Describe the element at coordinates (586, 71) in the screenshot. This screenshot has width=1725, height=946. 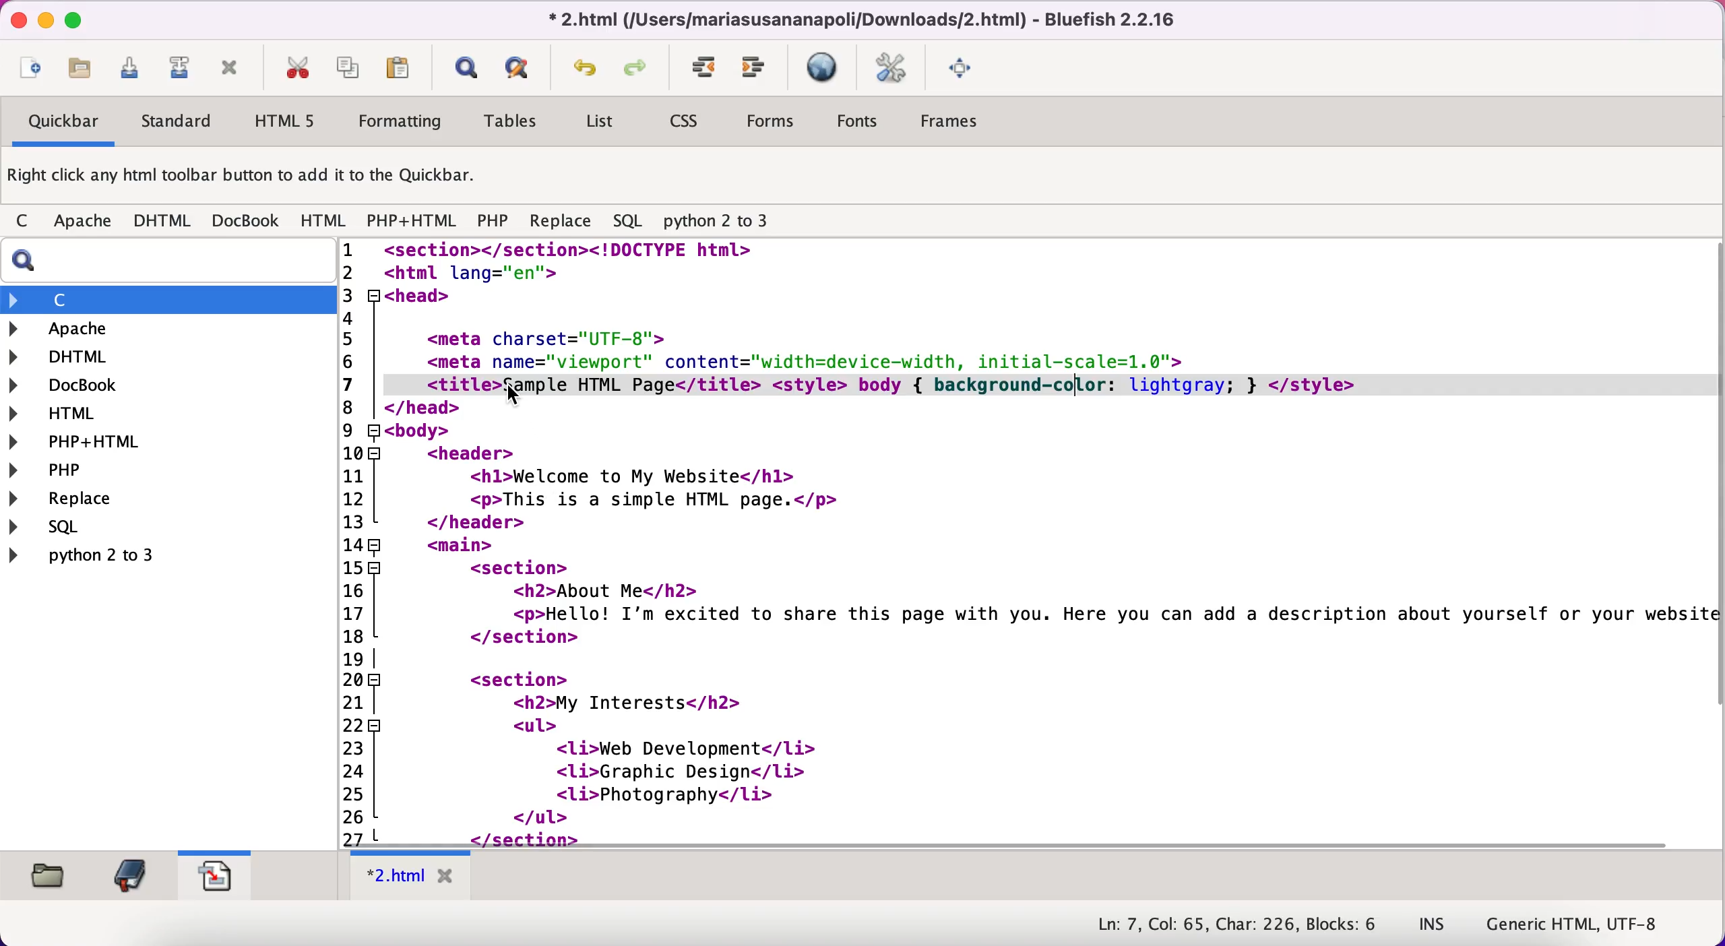
I see `undo` at that location.